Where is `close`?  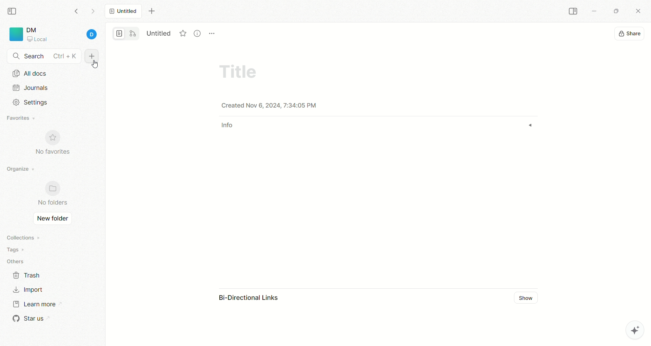 close is located at coordinates (639, 12).